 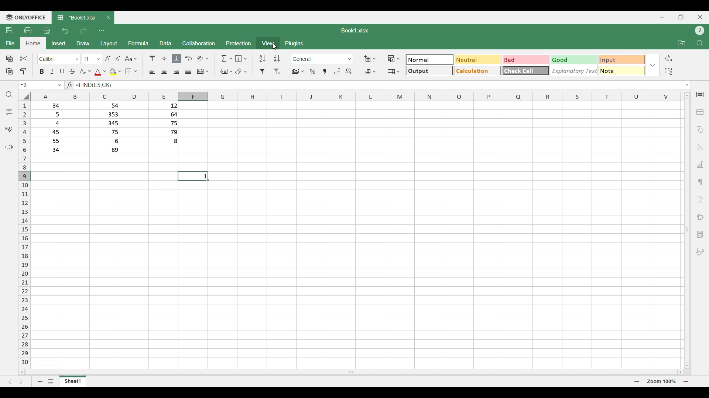 I want to click on Collaboration menu, so click(x=198, y=43).